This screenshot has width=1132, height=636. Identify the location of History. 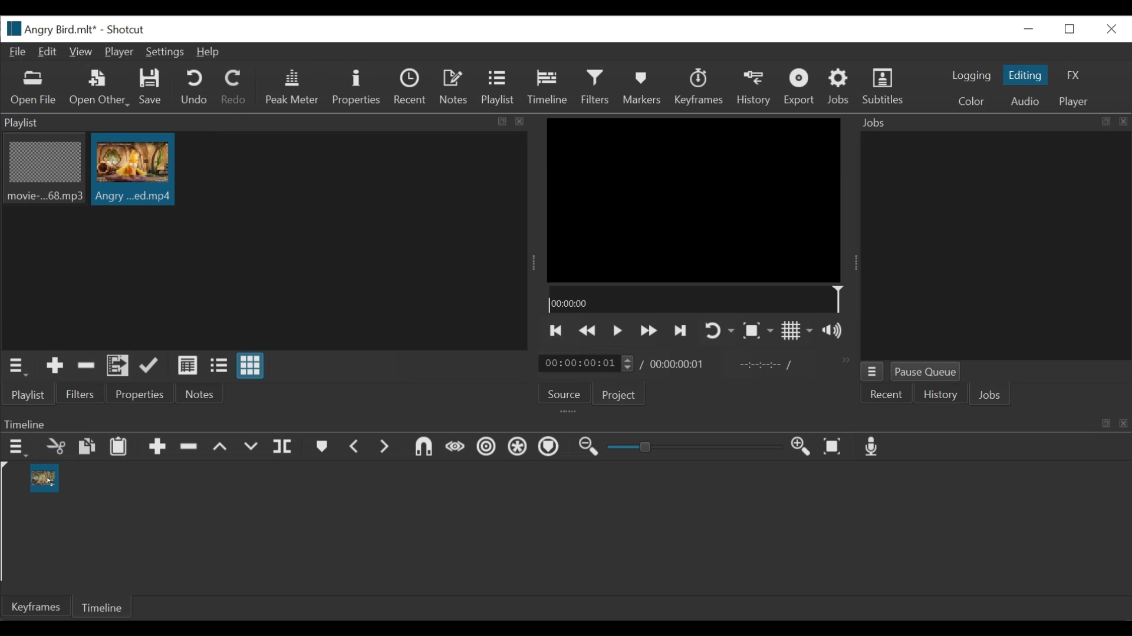
(754, 88).